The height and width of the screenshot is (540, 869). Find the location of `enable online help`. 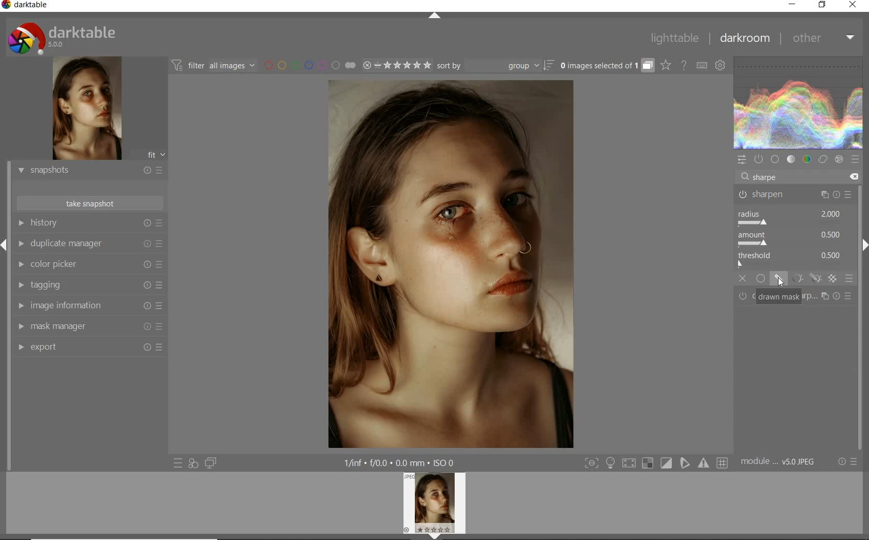

enable online help is located at coordinates (684, 66).